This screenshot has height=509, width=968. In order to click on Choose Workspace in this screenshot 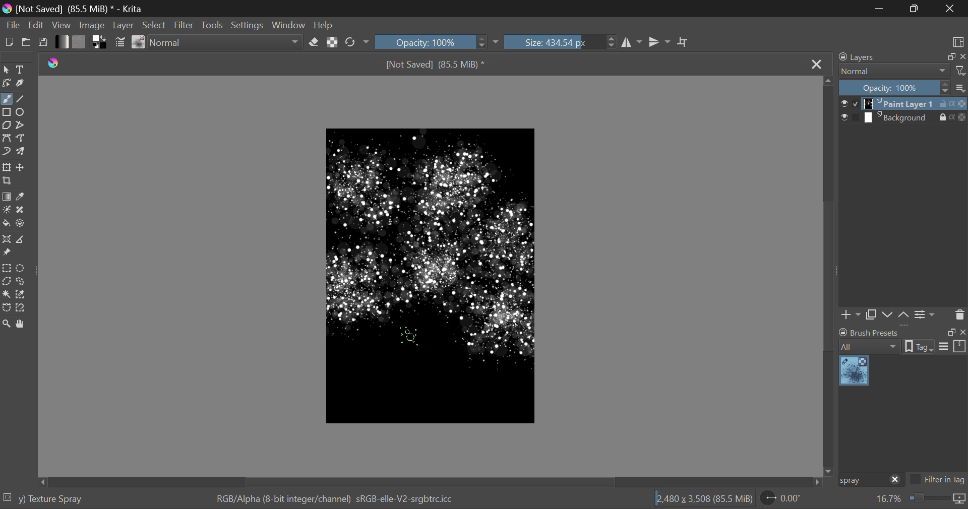, I will do `click(958, 41)`.